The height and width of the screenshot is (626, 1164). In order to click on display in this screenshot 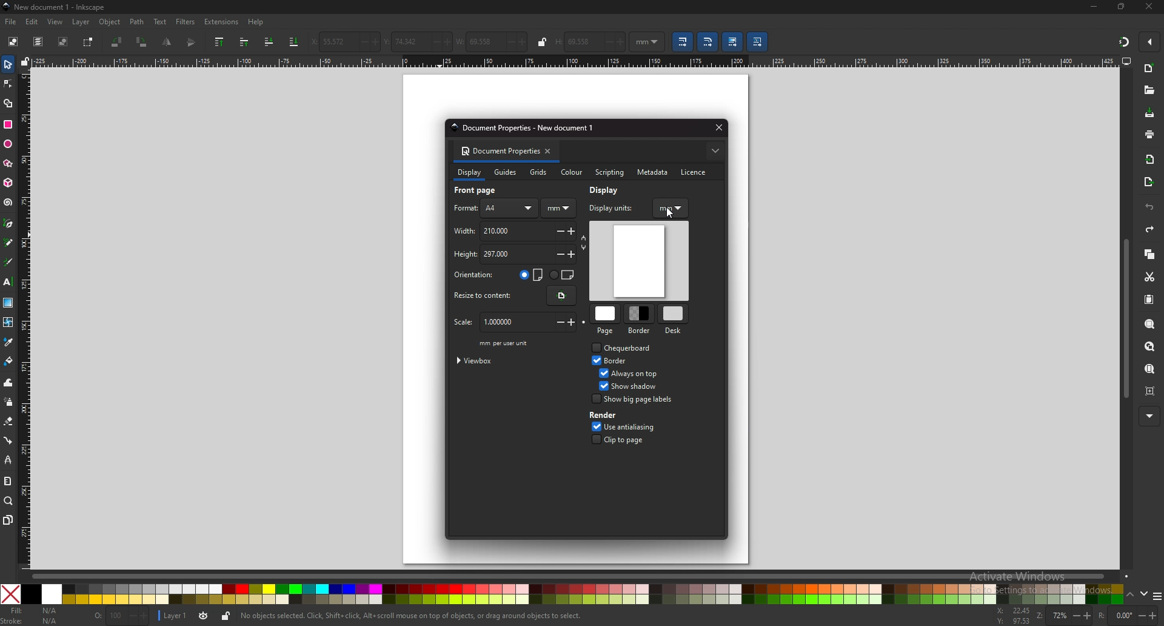, I will do `click(608, 190)`.